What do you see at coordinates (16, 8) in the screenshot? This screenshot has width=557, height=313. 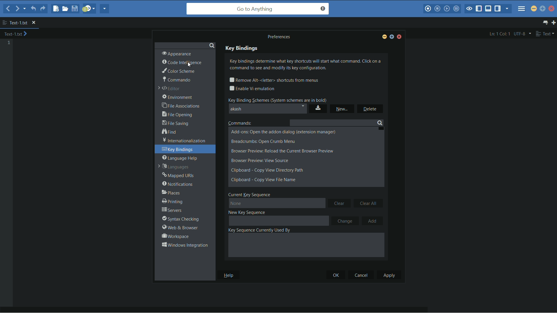 I see `forward` at bounding box center [16, 8].